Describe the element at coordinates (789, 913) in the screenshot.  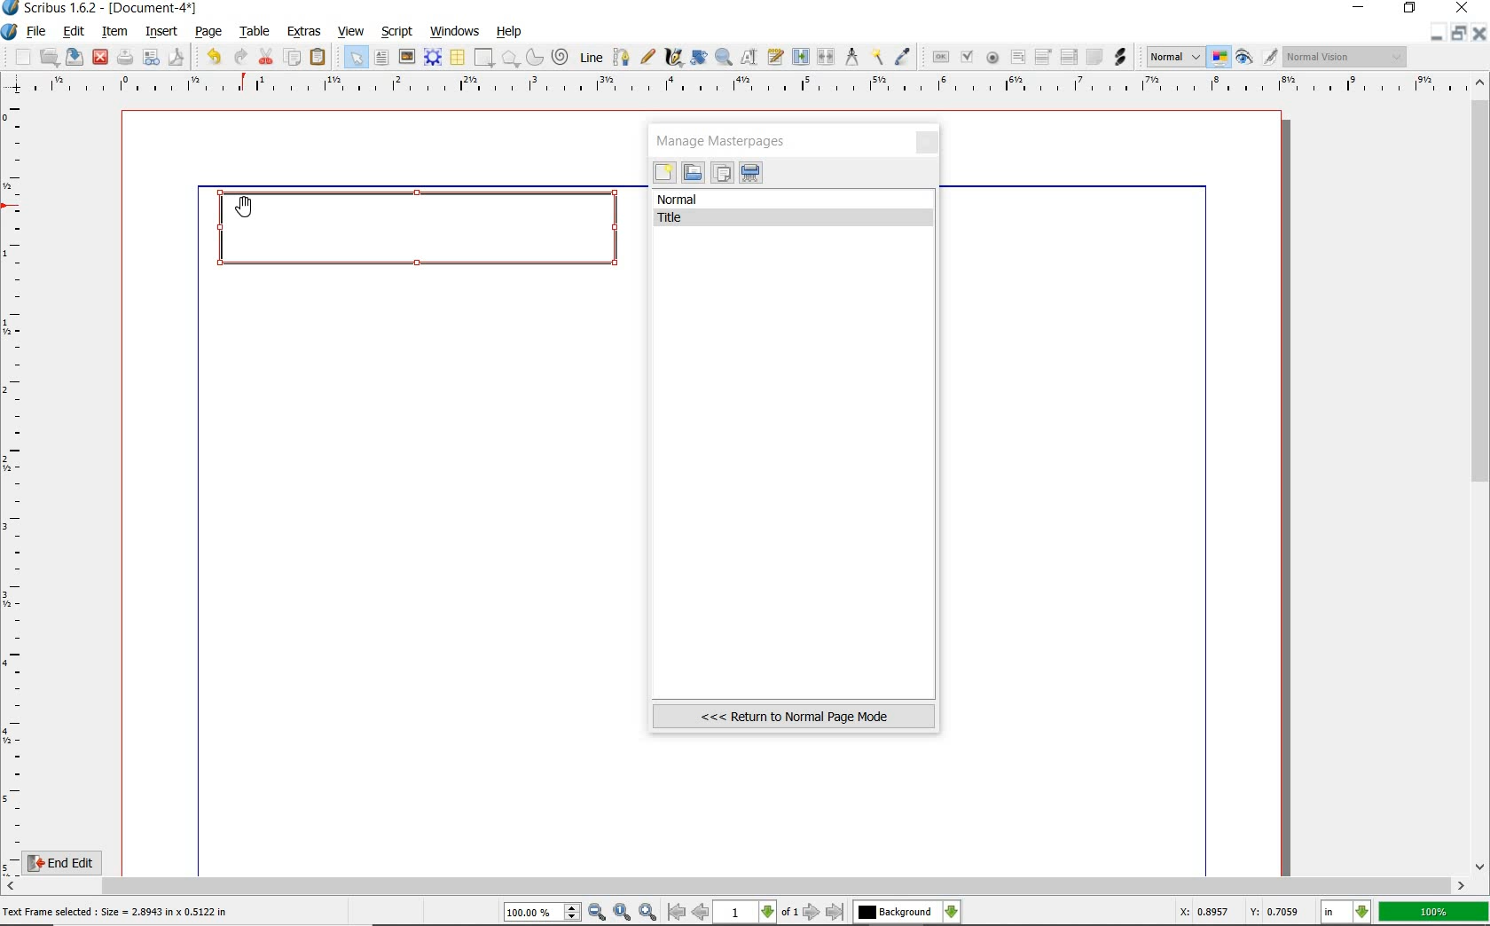
I see `of 1` at that location.